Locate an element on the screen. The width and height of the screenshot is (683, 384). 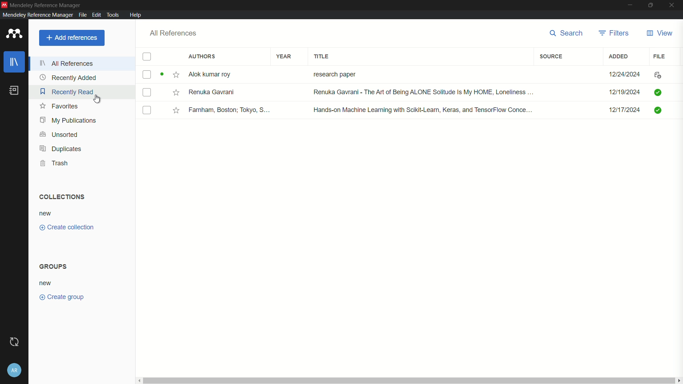
title is located at coordinates (322, 57).